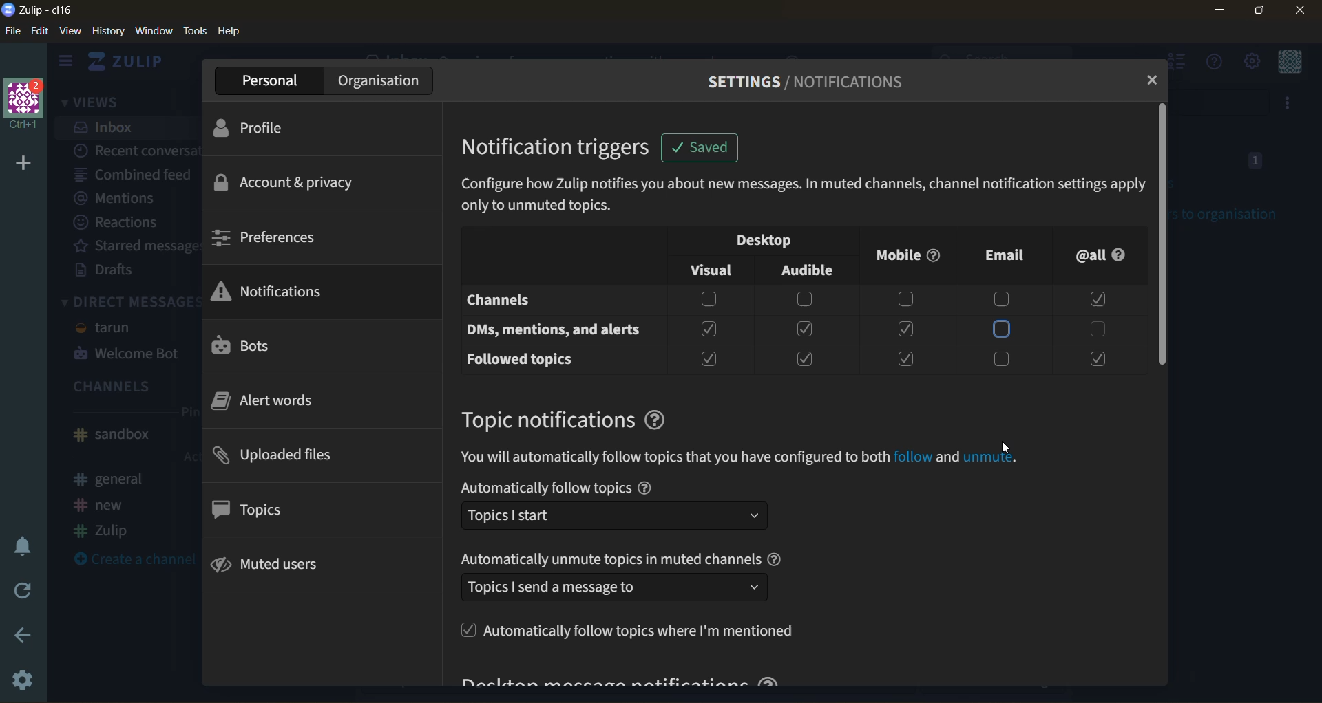  Describe the element at coordinates (260, 512) in the screenshot. I see `topics` at that location.